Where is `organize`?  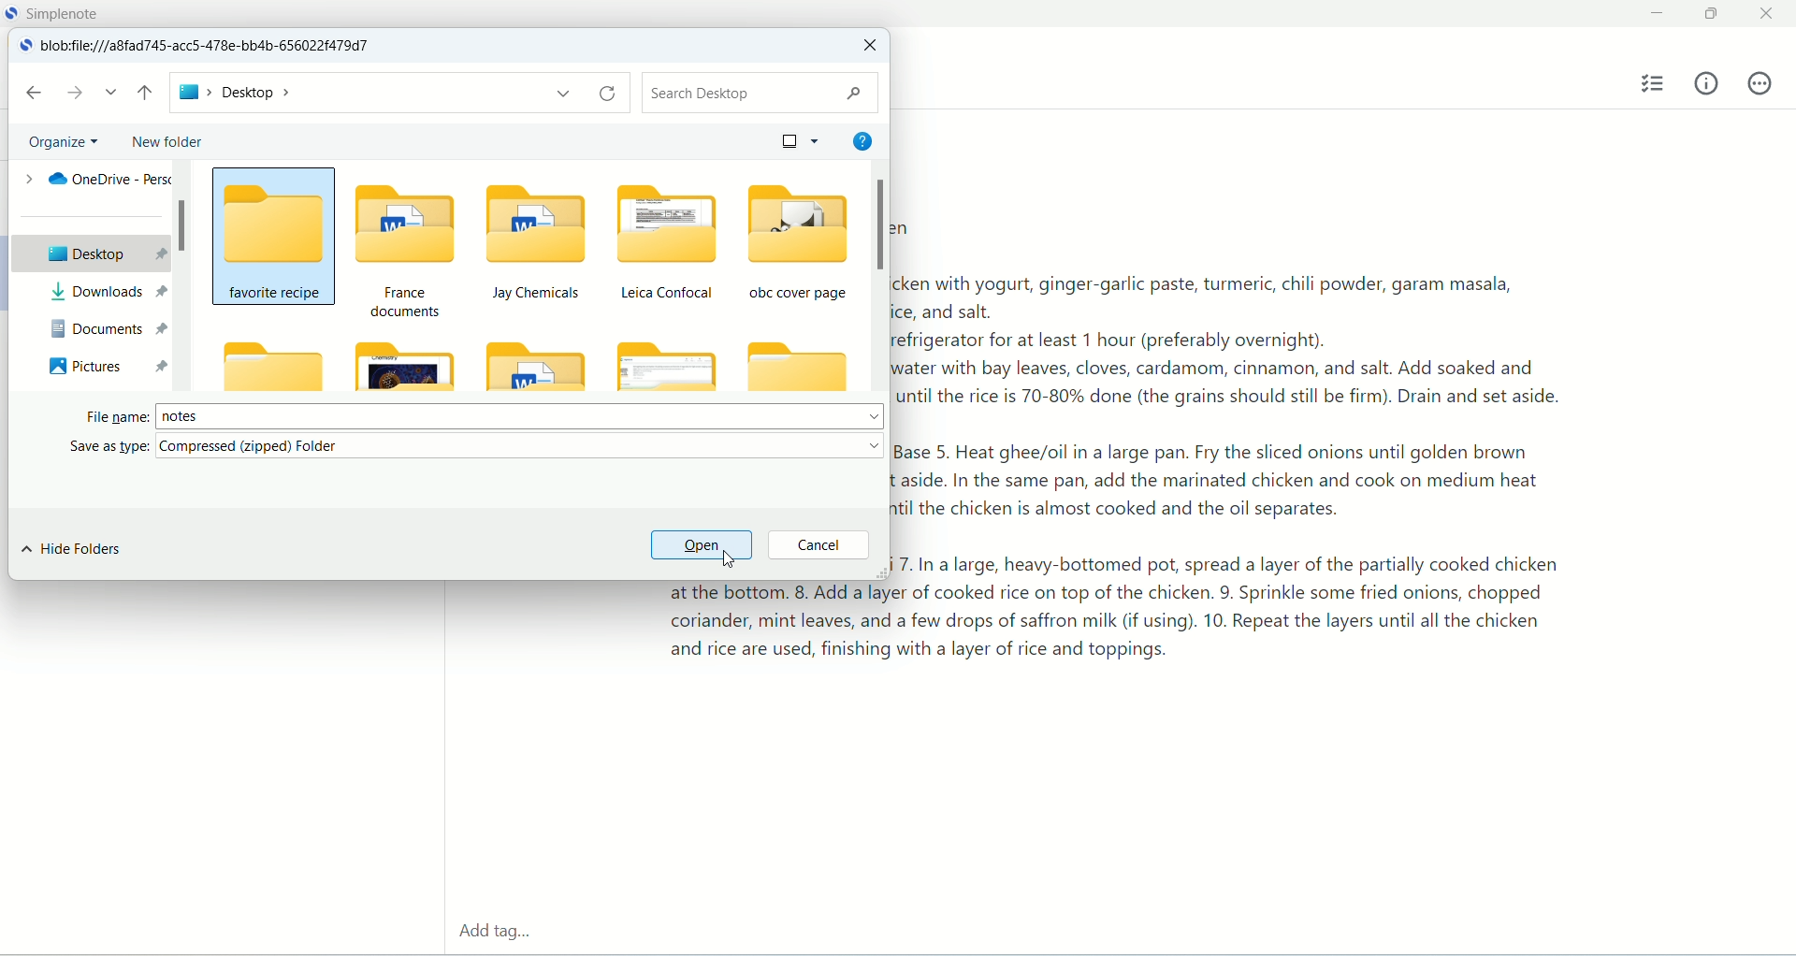 organize is located at coordinates (65, 140).